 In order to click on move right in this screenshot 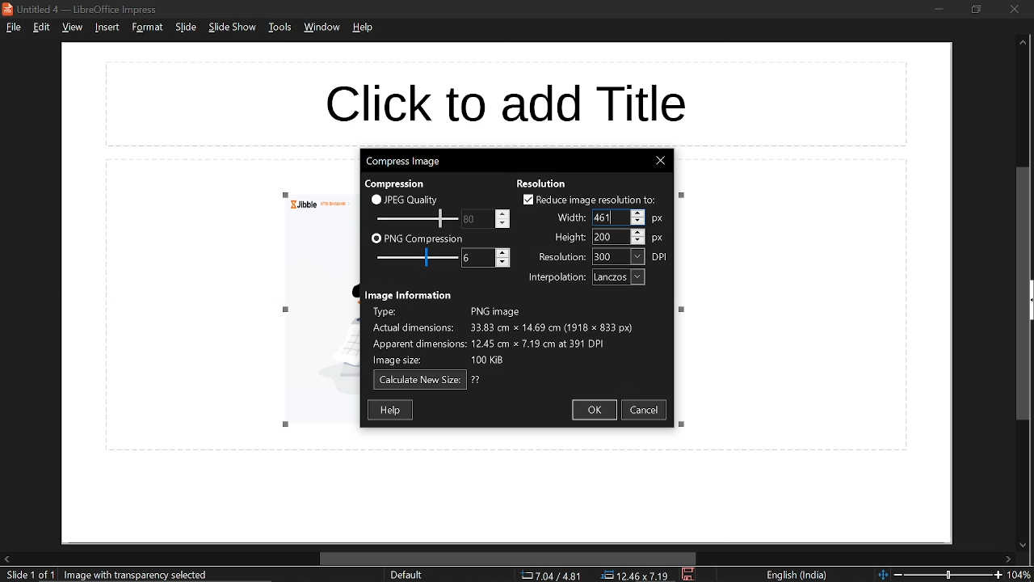, I will do `click(1009, 559)`.